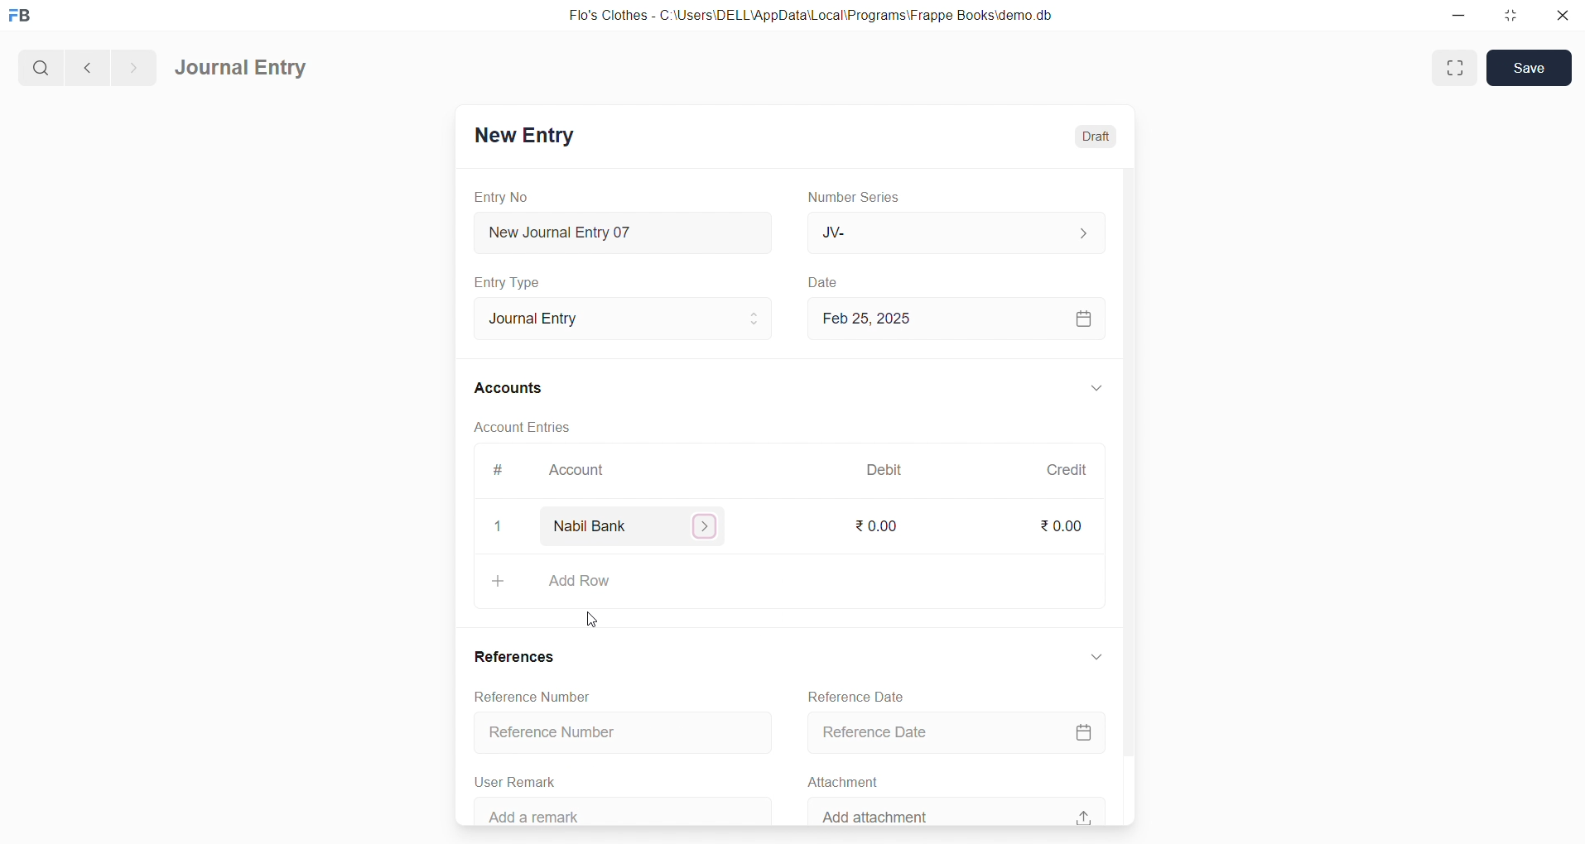 This screenshot has height=844, width=1585. I want to click on Draft, so click(1096, 134).